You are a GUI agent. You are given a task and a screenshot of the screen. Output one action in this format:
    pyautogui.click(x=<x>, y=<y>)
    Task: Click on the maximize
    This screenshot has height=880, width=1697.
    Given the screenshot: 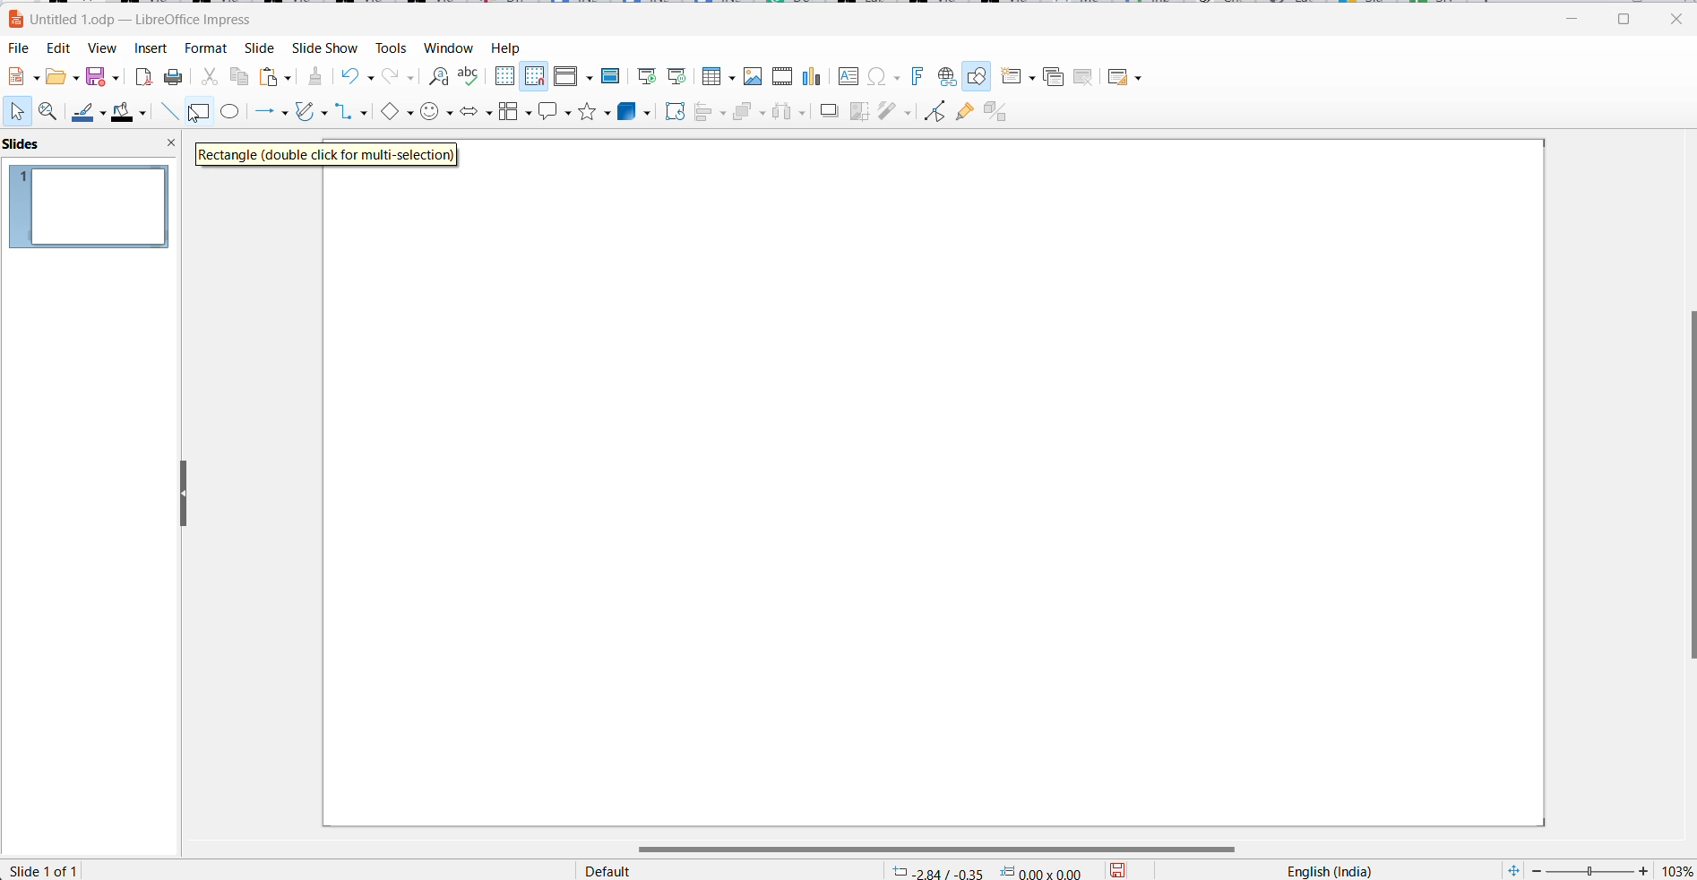 What is the action you would take?
    pyautogui.click(x=1630, y=17)
    